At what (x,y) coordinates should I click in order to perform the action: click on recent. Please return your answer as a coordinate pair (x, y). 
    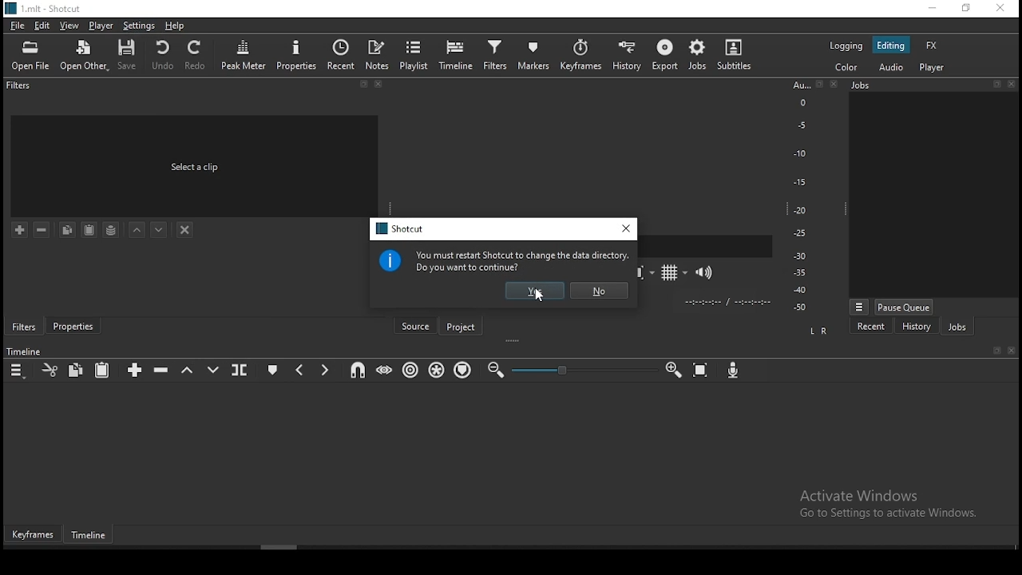
    Looking at the image, I should click on (342, 54).